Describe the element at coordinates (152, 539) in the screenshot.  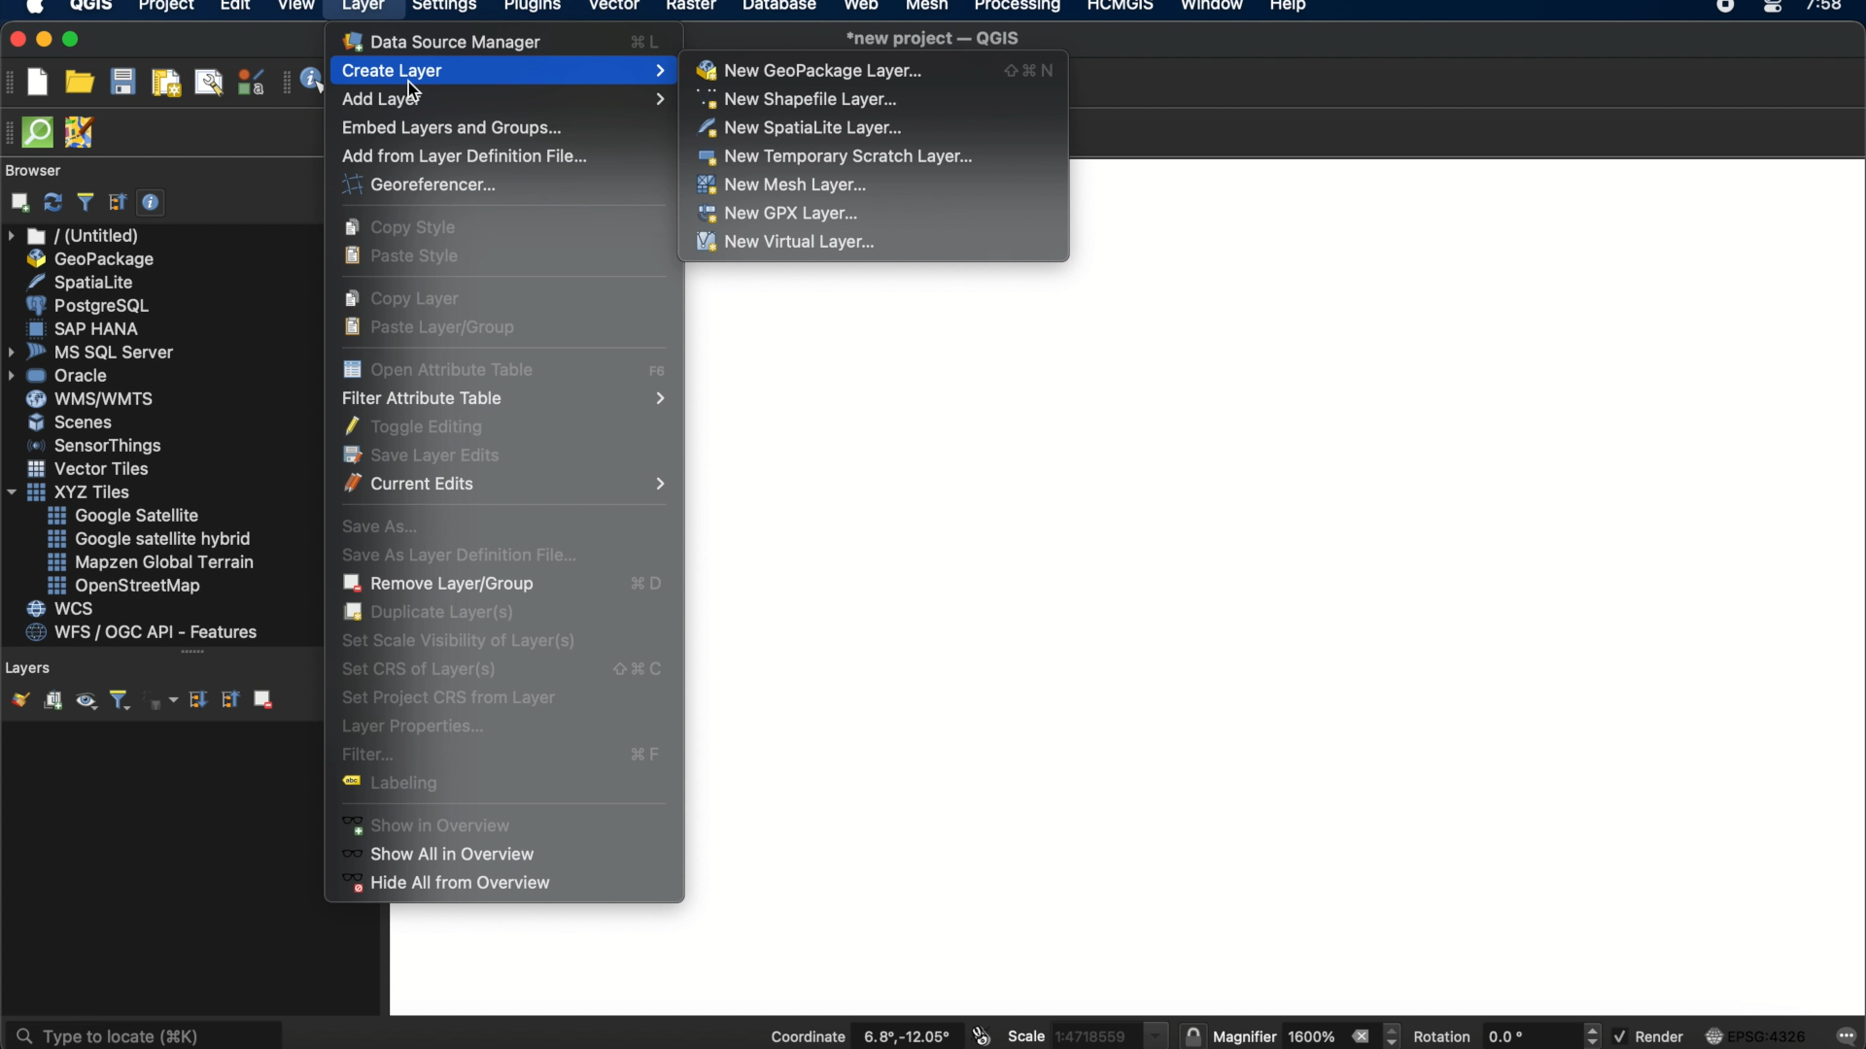
I see `google satellite hybrid` at that location.